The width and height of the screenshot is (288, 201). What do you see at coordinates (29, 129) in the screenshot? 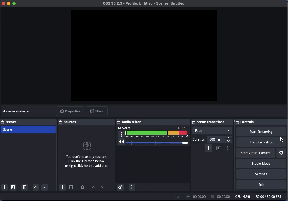
I see `Scene` at bounding box center [29, 129].